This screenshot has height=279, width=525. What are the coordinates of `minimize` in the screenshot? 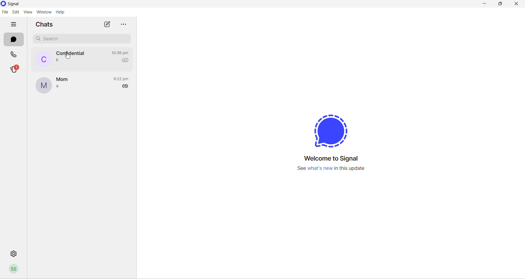 It's located at (481, 4).